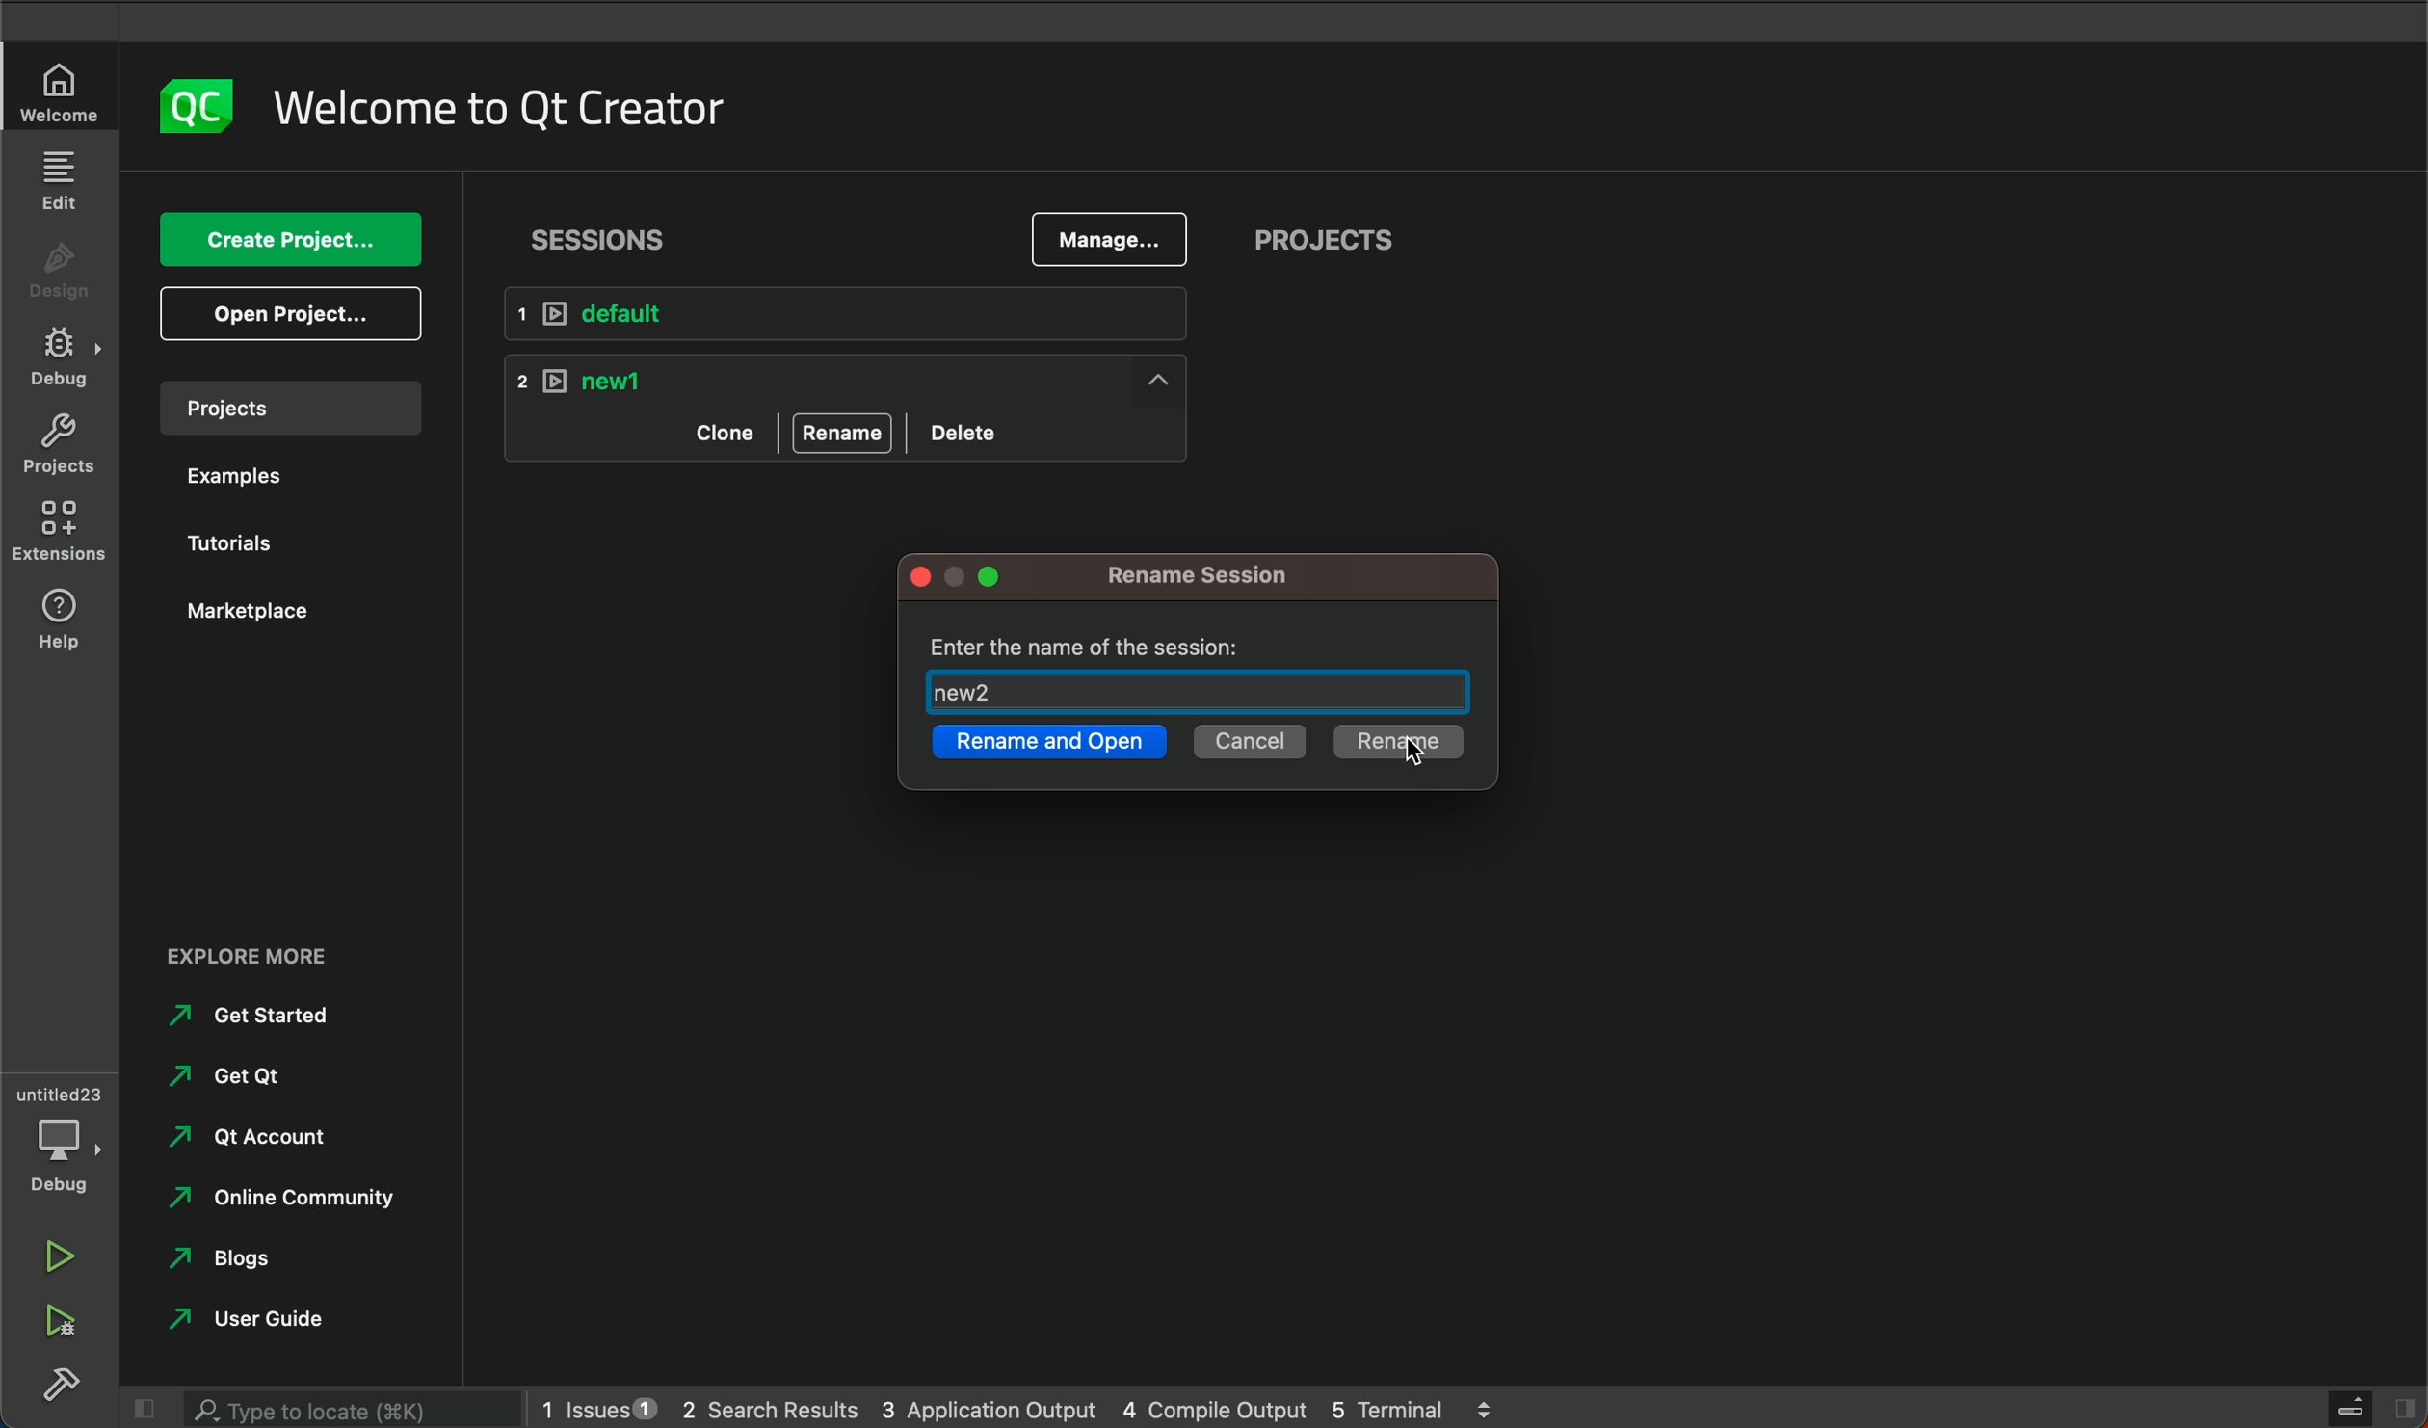 Image resolution: width=2428 pixels, height=1428 pixels. Describe the element at coordinates (62, 184) in the screenshot. I see `edit` at that location.